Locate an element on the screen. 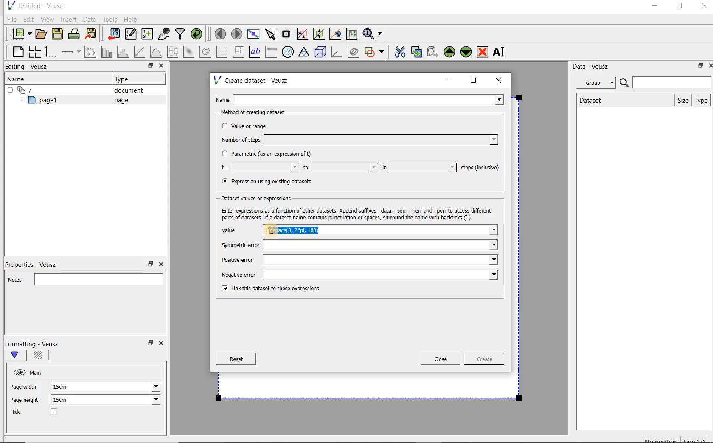 This screenshot has height=443, width=713. select items from the graph or scroll is located at coordinates (270, 33).